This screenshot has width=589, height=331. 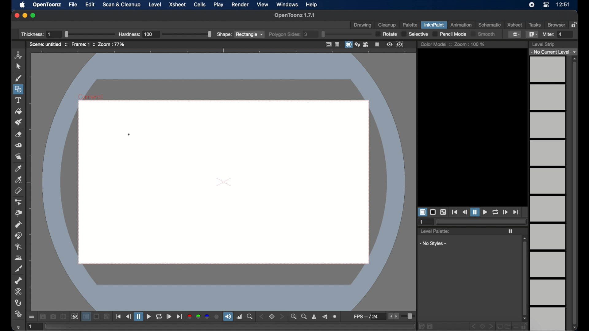 I want to click on color model, so click(x=436, y=44).